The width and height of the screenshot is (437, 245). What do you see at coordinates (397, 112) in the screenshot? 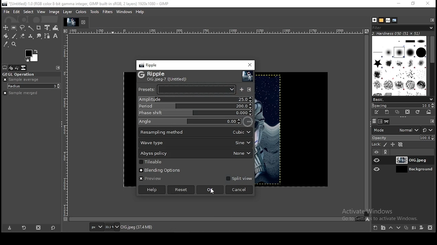
I see `duplicate this brush` at bounding box center [397, 112].